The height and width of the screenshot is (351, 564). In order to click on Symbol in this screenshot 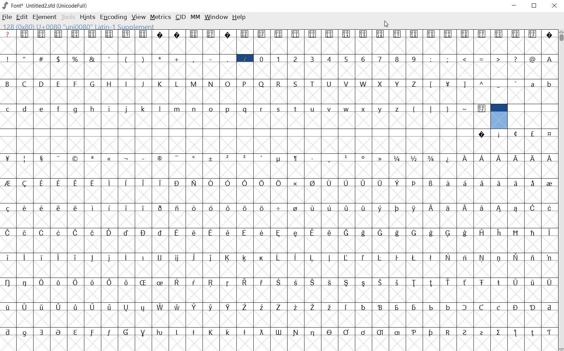, I will do `click(59, 208)`.